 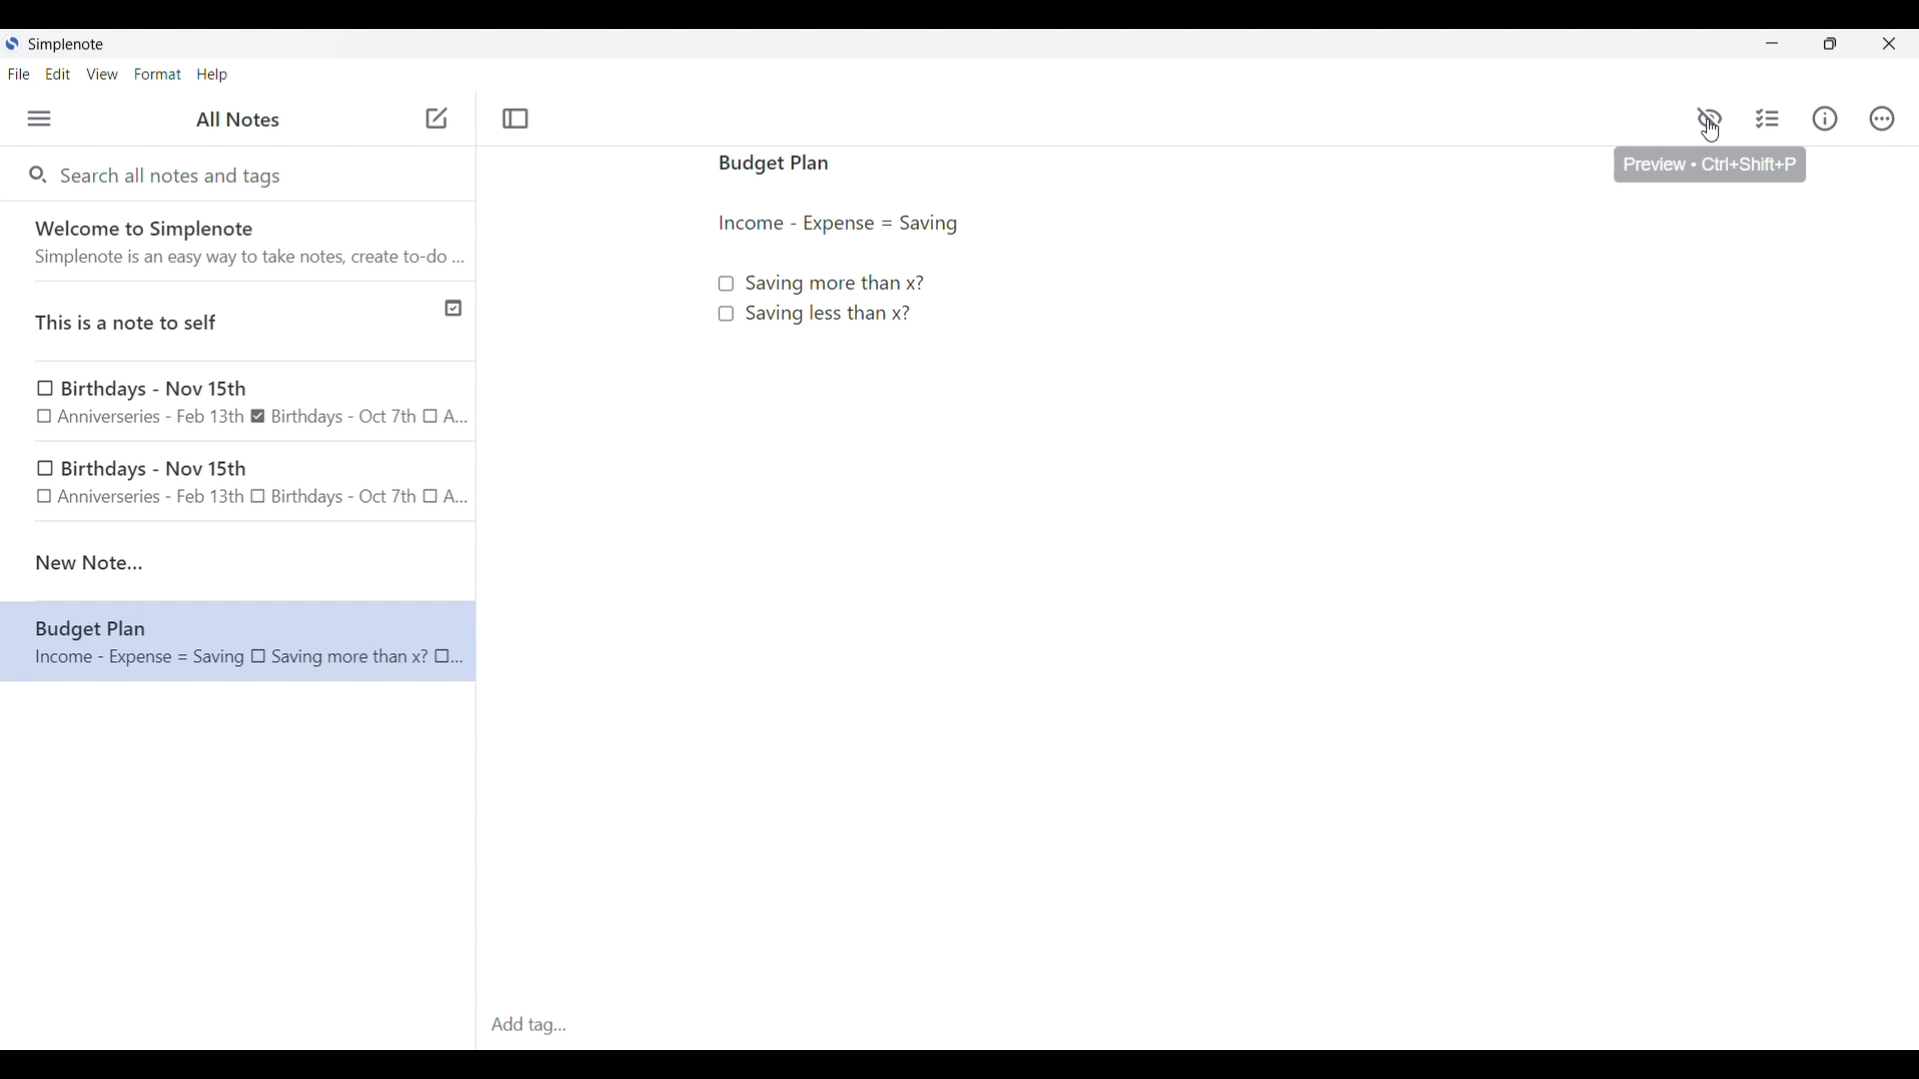 What do you see at coordinates (238, 562) in the screenshot?
I see `new note` at bounding box center [238, 562].